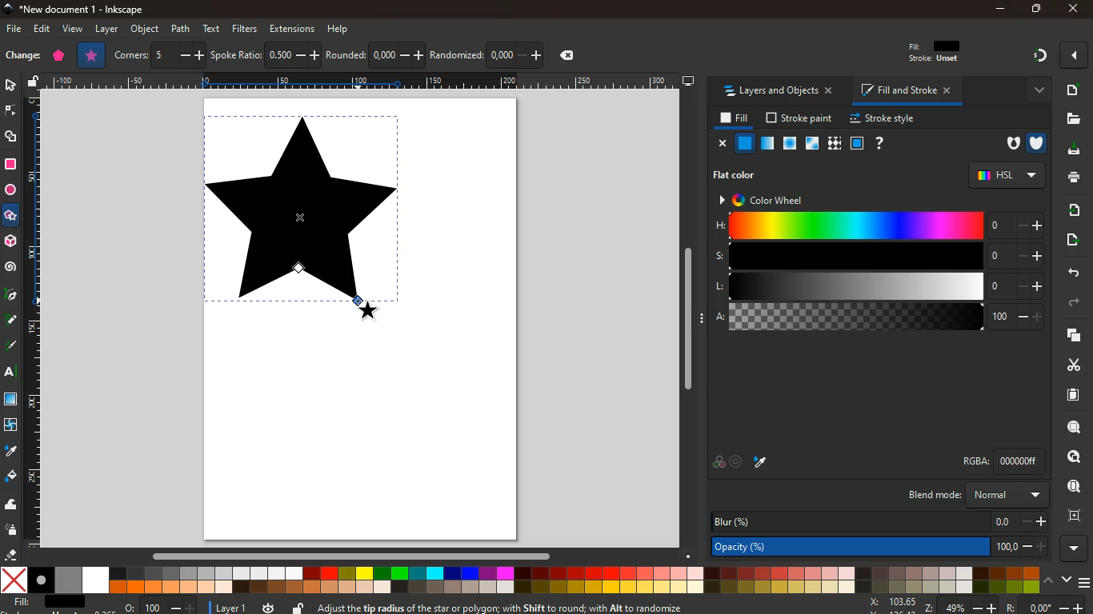 This screenshot has height=614, width=1093. I want to click on extensions, so click(292, 28).